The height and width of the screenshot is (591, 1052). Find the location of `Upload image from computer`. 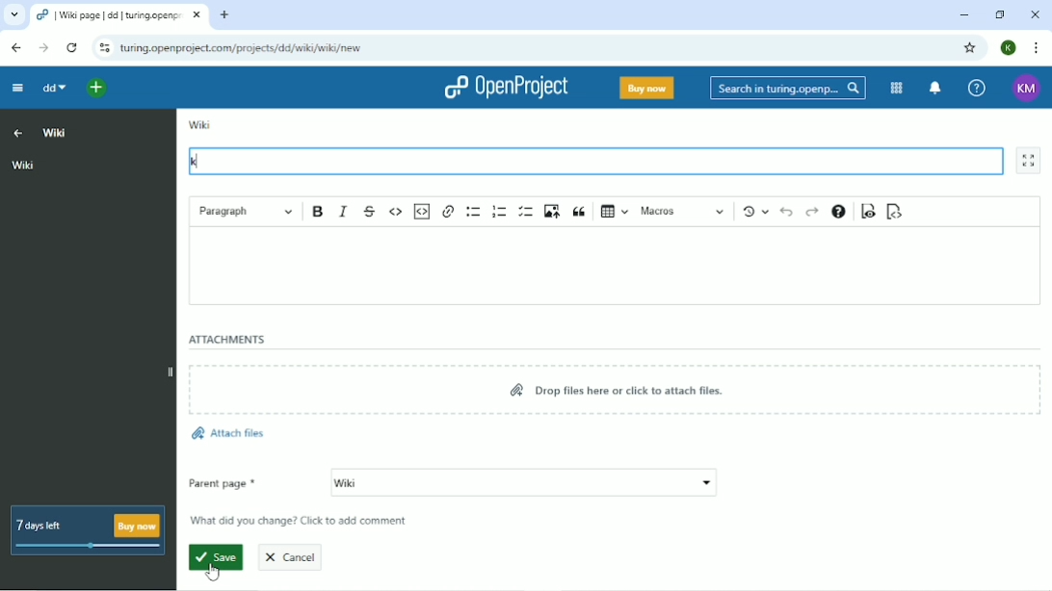

Upload image from computer is located at coordinates (551, 210).